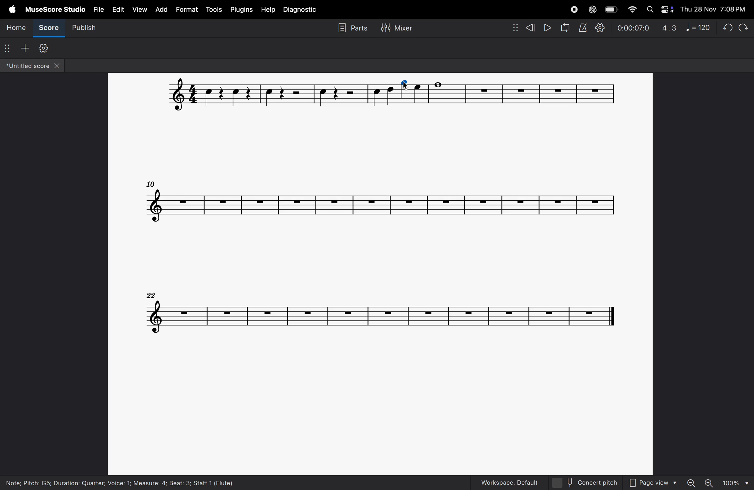 Image resolution: width=754 pixels, height=490 pixels. What do you see at coordinates (594, 9) in the screenshot?
I see `chatgpt` at bounding box center [594, 9].